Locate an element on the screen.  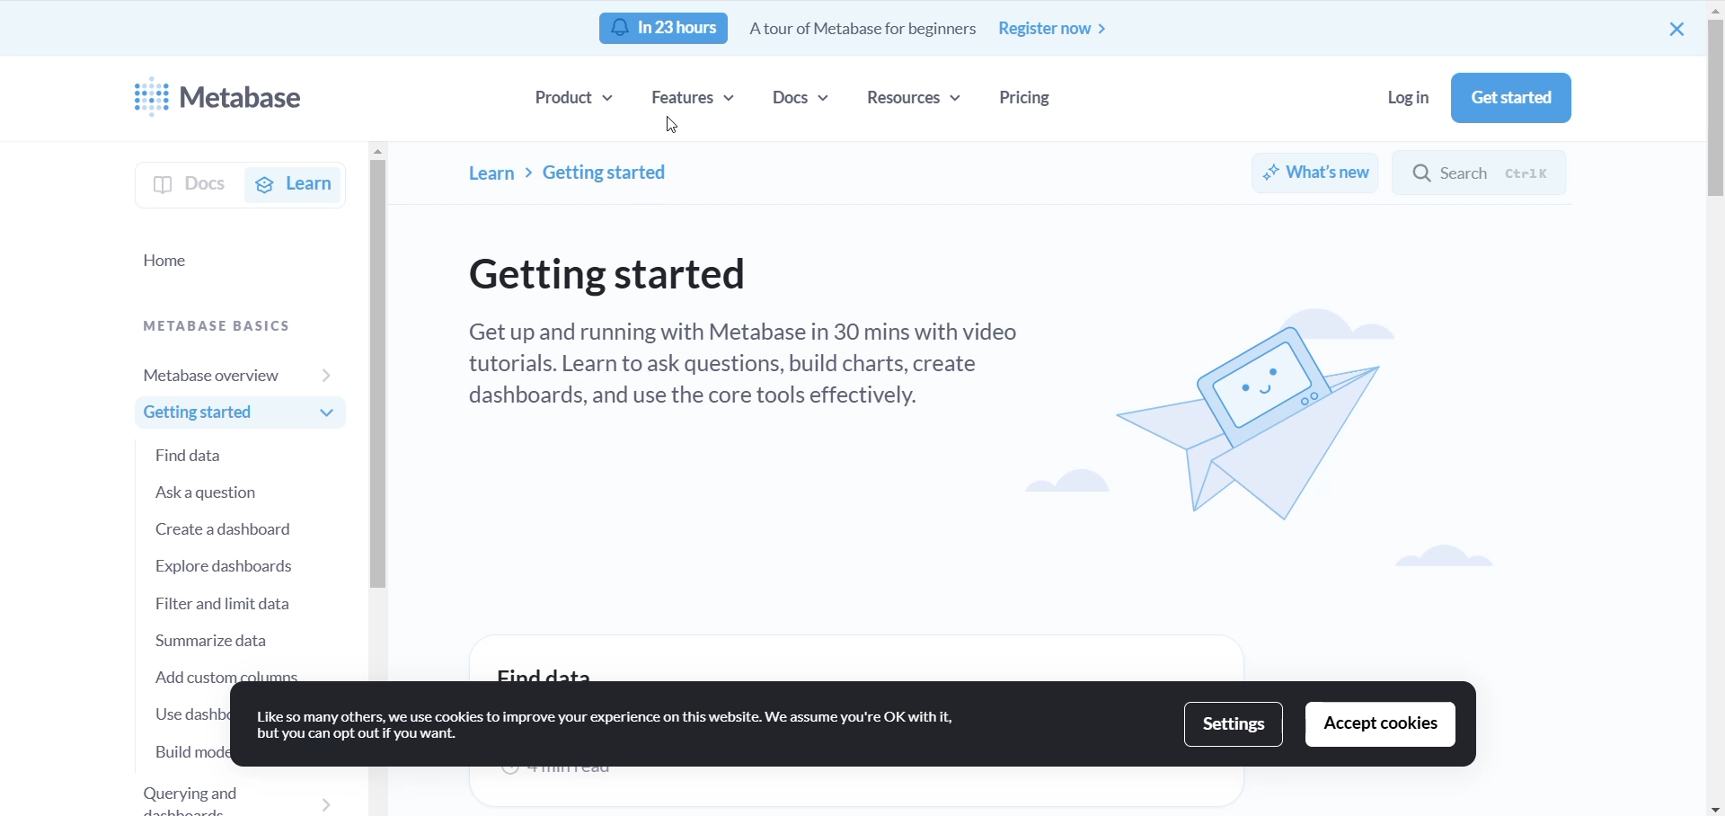
create a dashboard is located at coordinates (234, 529).